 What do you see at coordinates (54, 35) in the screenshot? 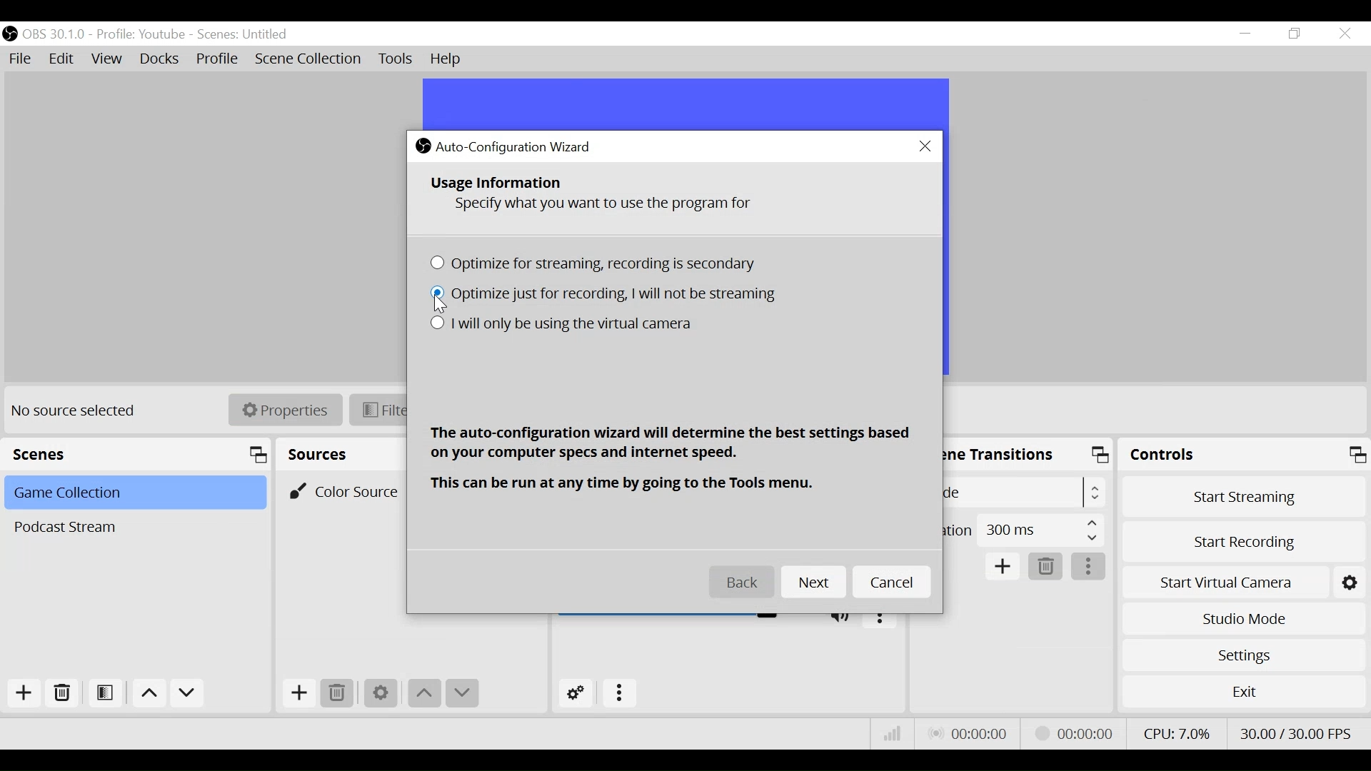
I see `OBS Version` at bounding box center [54, 35].